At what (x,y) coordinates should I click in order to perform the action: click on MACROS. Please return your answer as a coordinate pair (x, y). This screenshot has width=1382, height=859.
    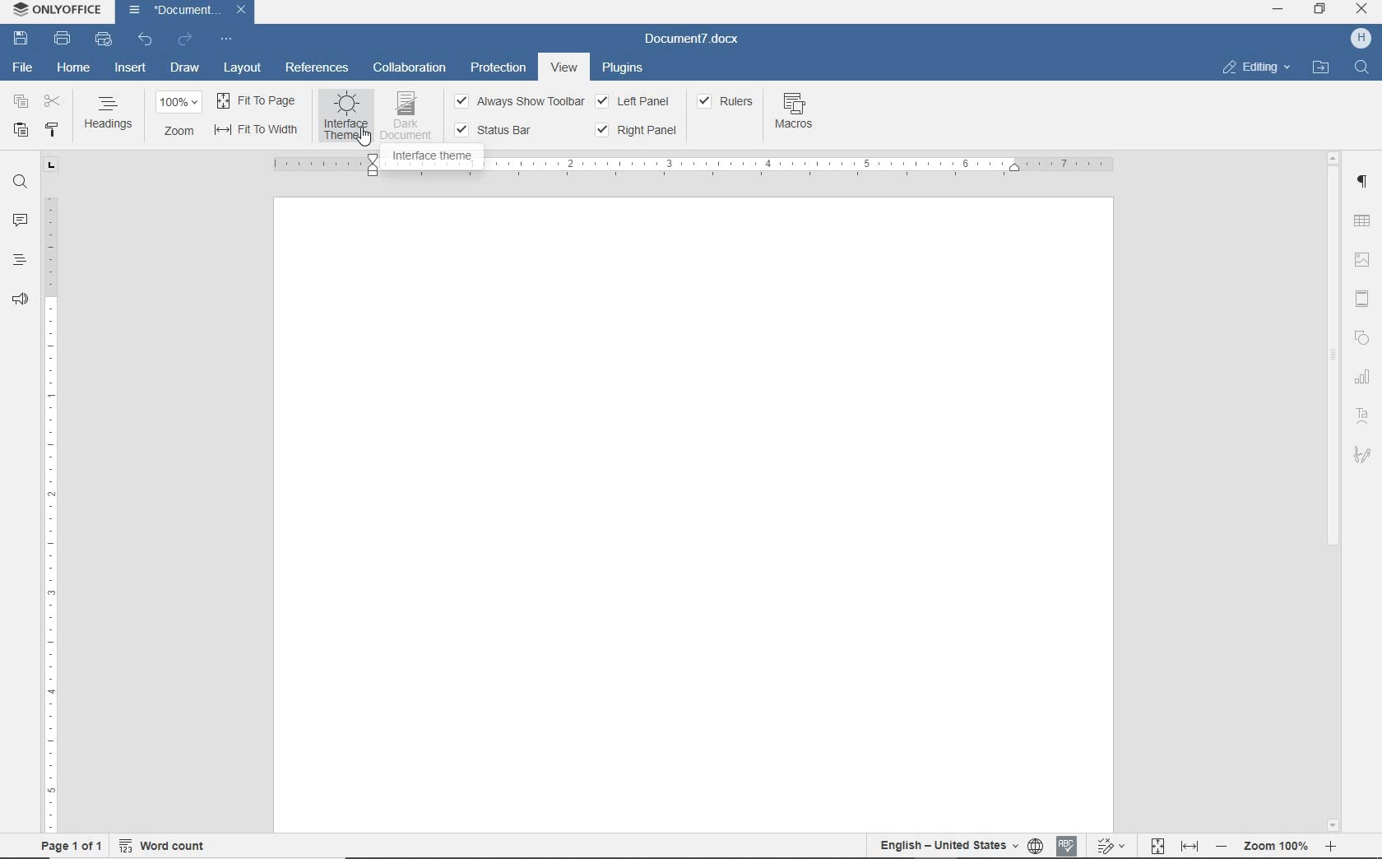
    Looking at the image, I should click on (795, 114).